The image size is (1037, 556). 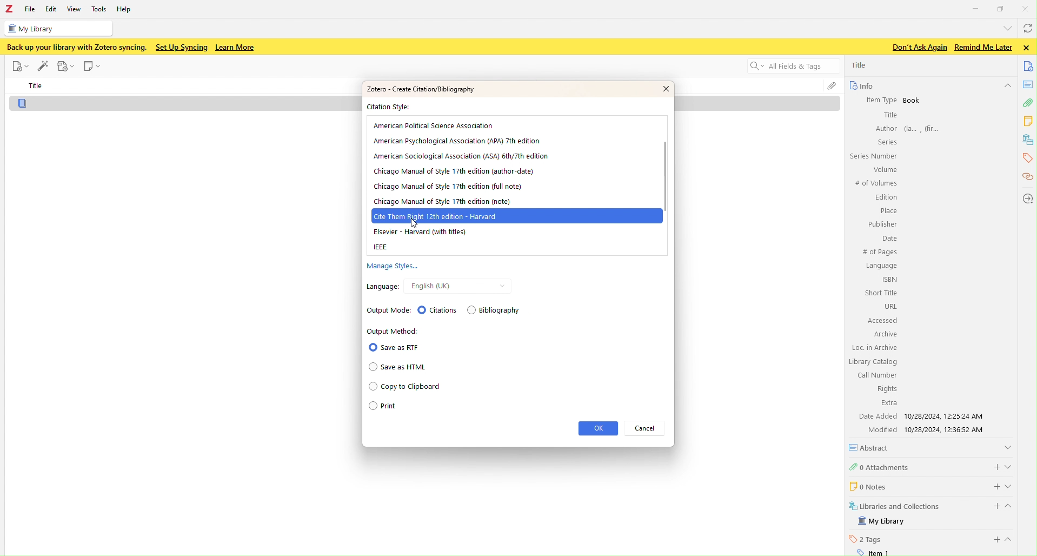 What do you see at coordinates (1027, 104) in the screenshot?
I see `attachment` at bounding box center [1027, 104].